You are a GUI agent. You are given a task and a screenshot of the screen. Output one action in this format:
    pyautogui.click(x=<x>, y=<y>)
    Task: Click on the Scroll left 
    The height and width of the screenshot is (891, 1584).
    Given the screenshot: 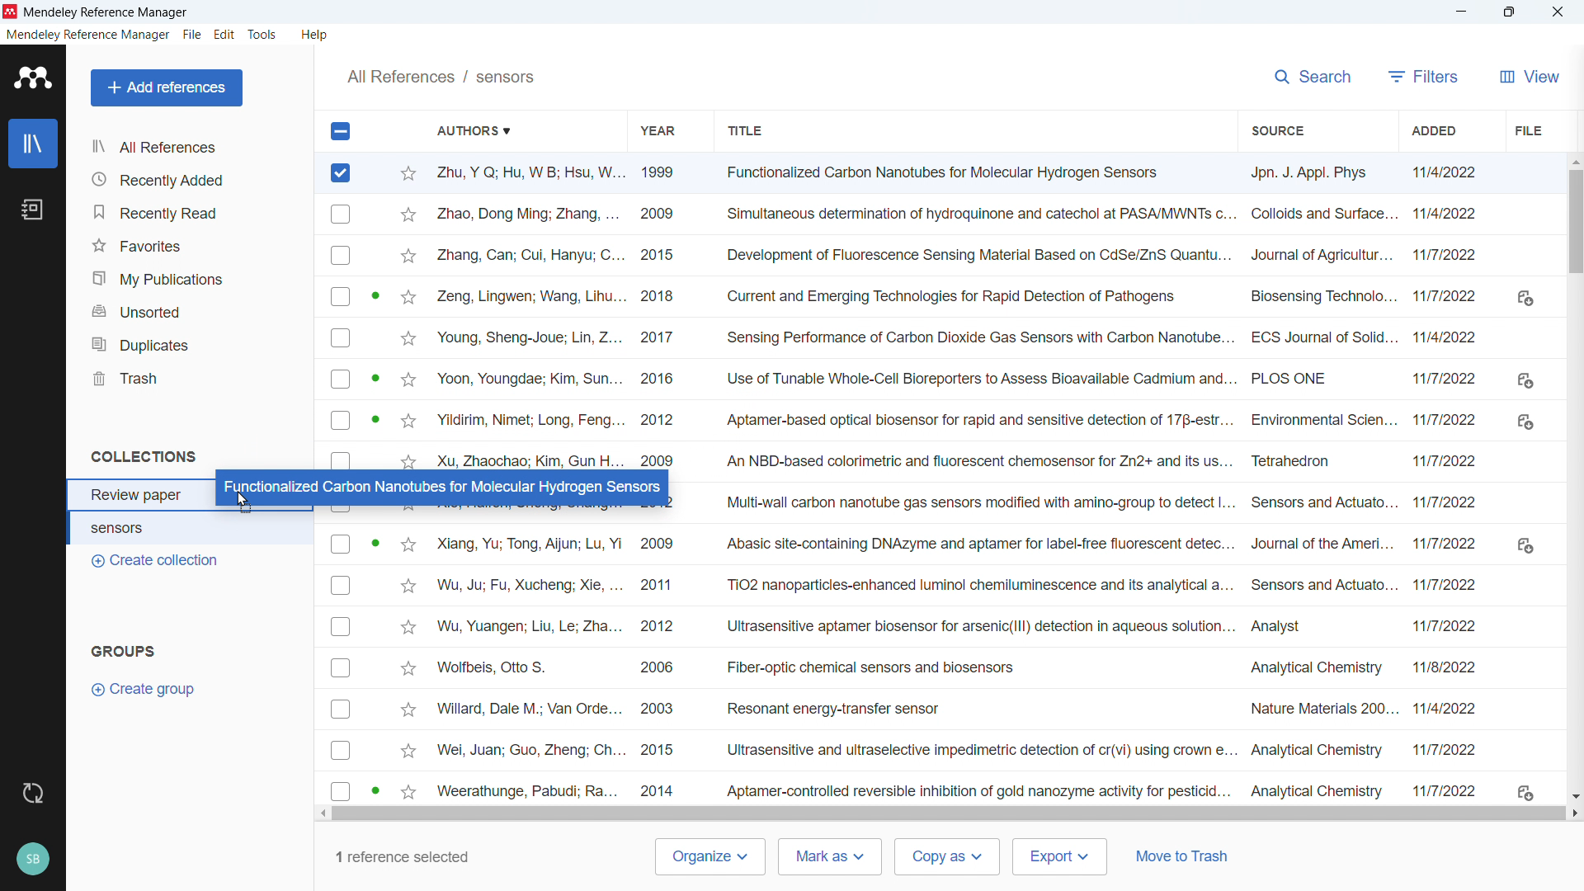 What is the action you would take?
    pyautogui.click(x=322, y=814)
    